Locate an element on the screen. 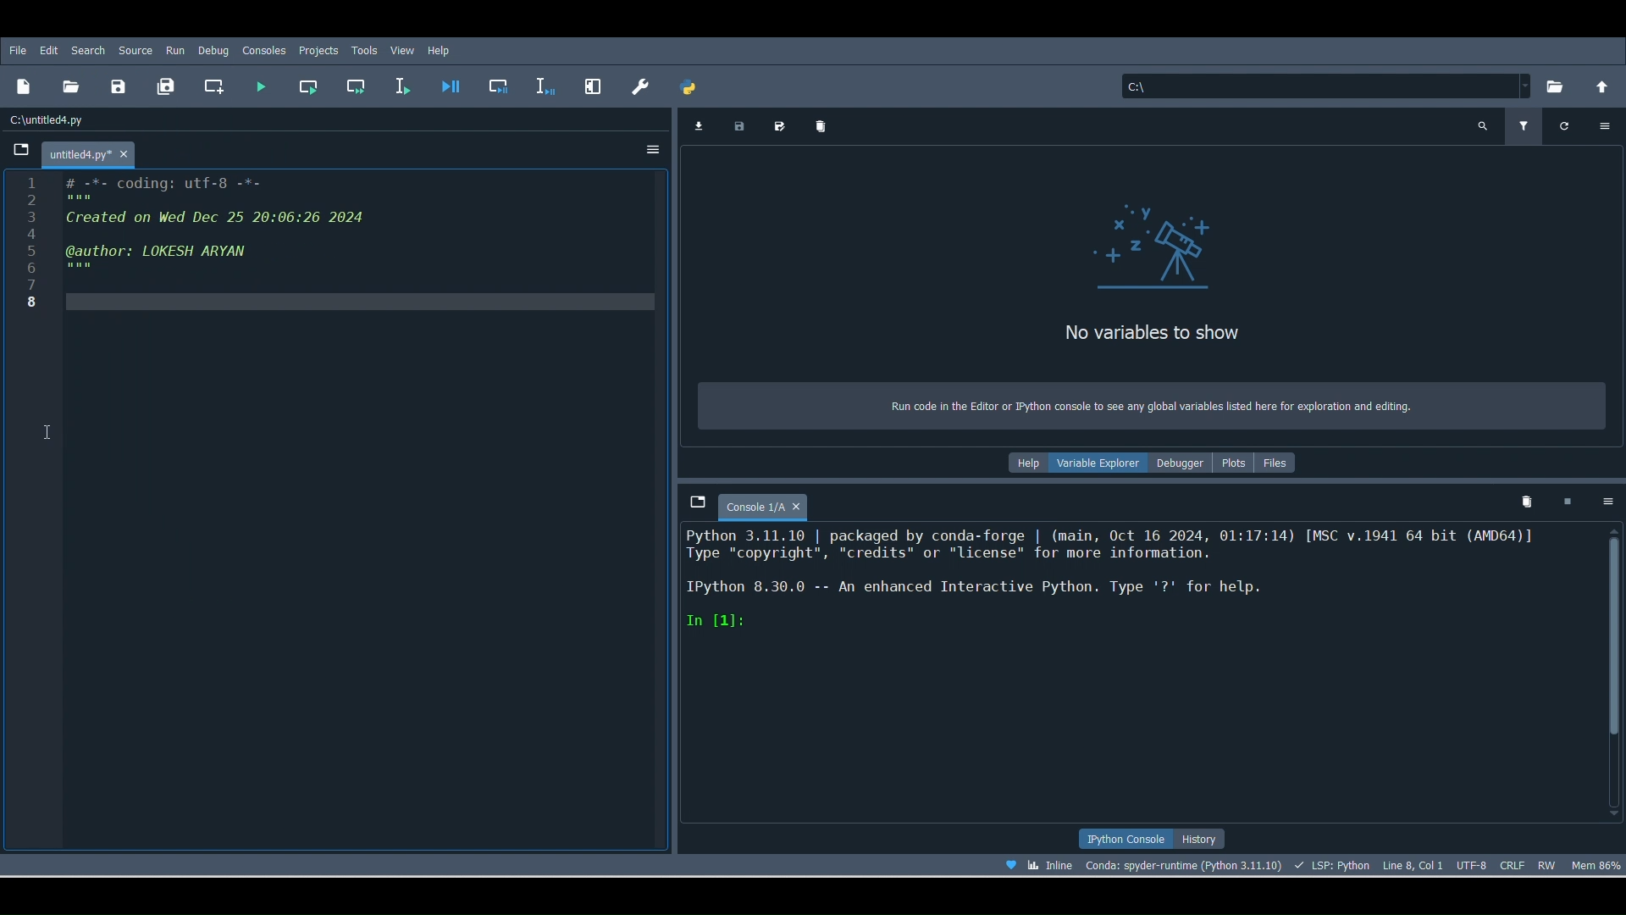 The height and width of the screenshot is (915, 1626). Create new cell at the current line (Ctrl + 2) is located at coordinates (214, 86).